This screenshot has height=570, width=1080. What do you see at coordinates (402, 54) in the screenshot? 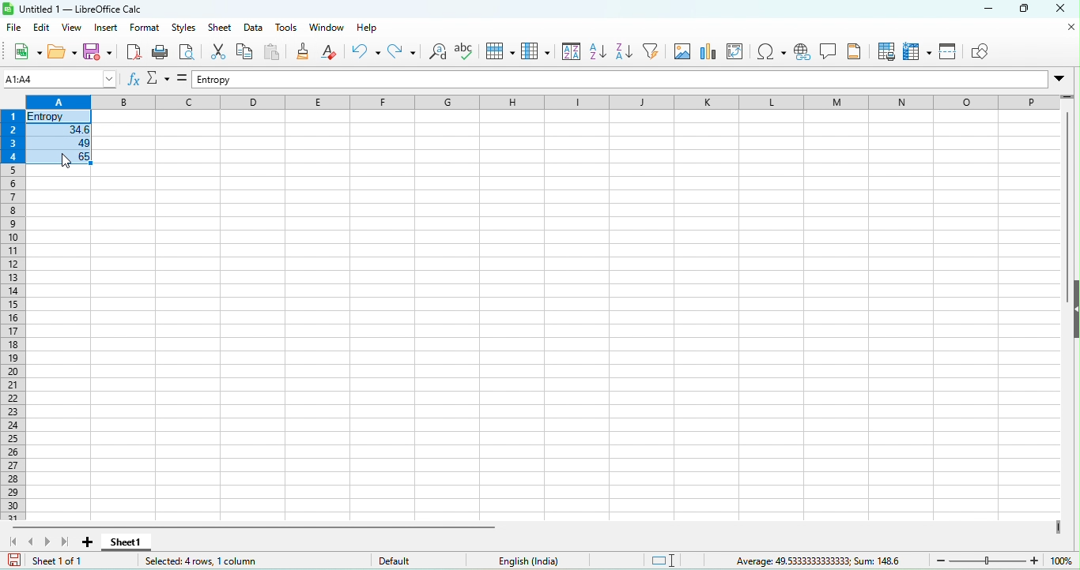
I see `redo` at bounding box center [402, 54].